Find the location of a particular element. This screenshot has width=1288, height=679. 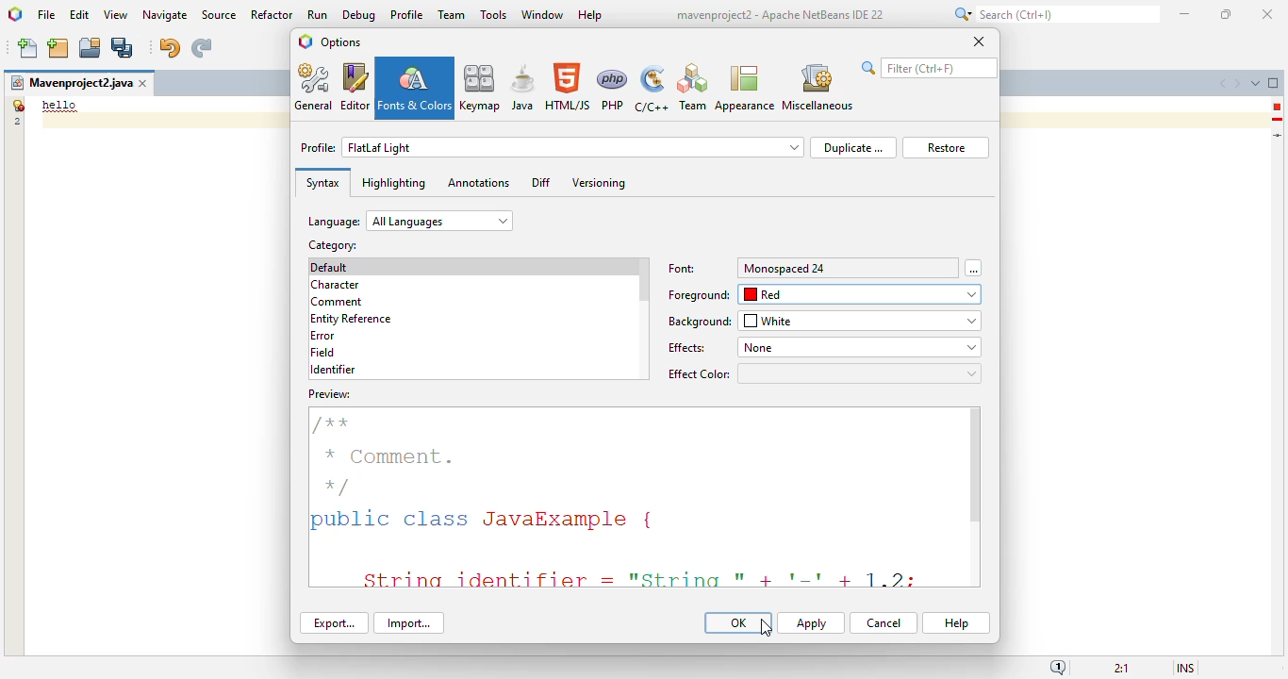

cancel is located at coordinates (883, 623).